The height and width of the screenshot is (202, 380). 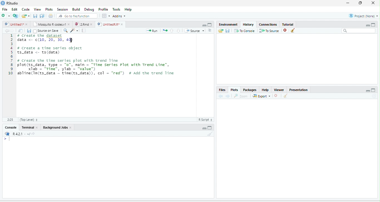 What do you see at coordinates (222, 90) in the screenshot?
I see `Files` at bounding box center [222, 90].